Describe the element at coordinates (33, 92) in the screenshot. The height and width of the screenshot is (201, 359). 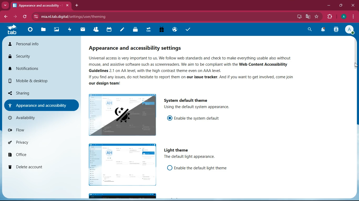
I see `sharing` at that location.